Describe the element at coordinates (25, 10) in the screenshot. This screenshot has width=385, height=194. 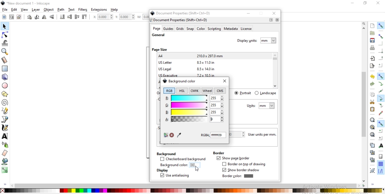
I see `view` at that location.